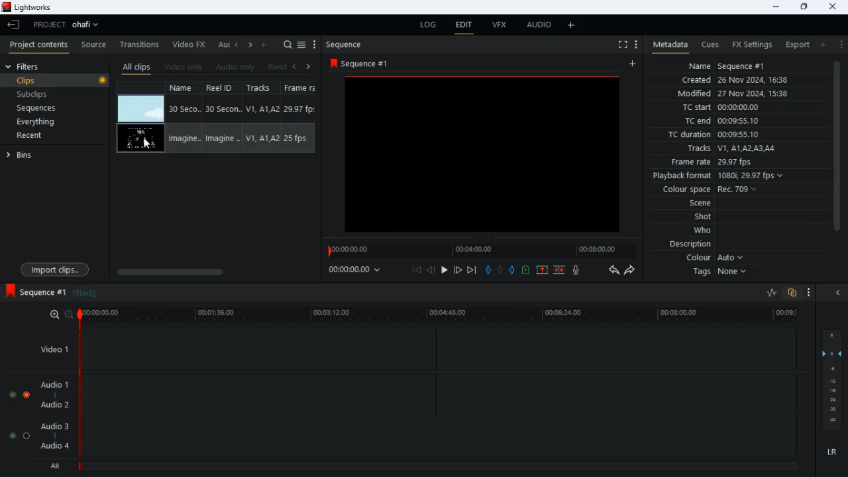 The height and width of the screenshot is (477, 848). What do you see at coordinates (53, 466) in the screenshot?
I see `all` at bounding box center [53, 466].